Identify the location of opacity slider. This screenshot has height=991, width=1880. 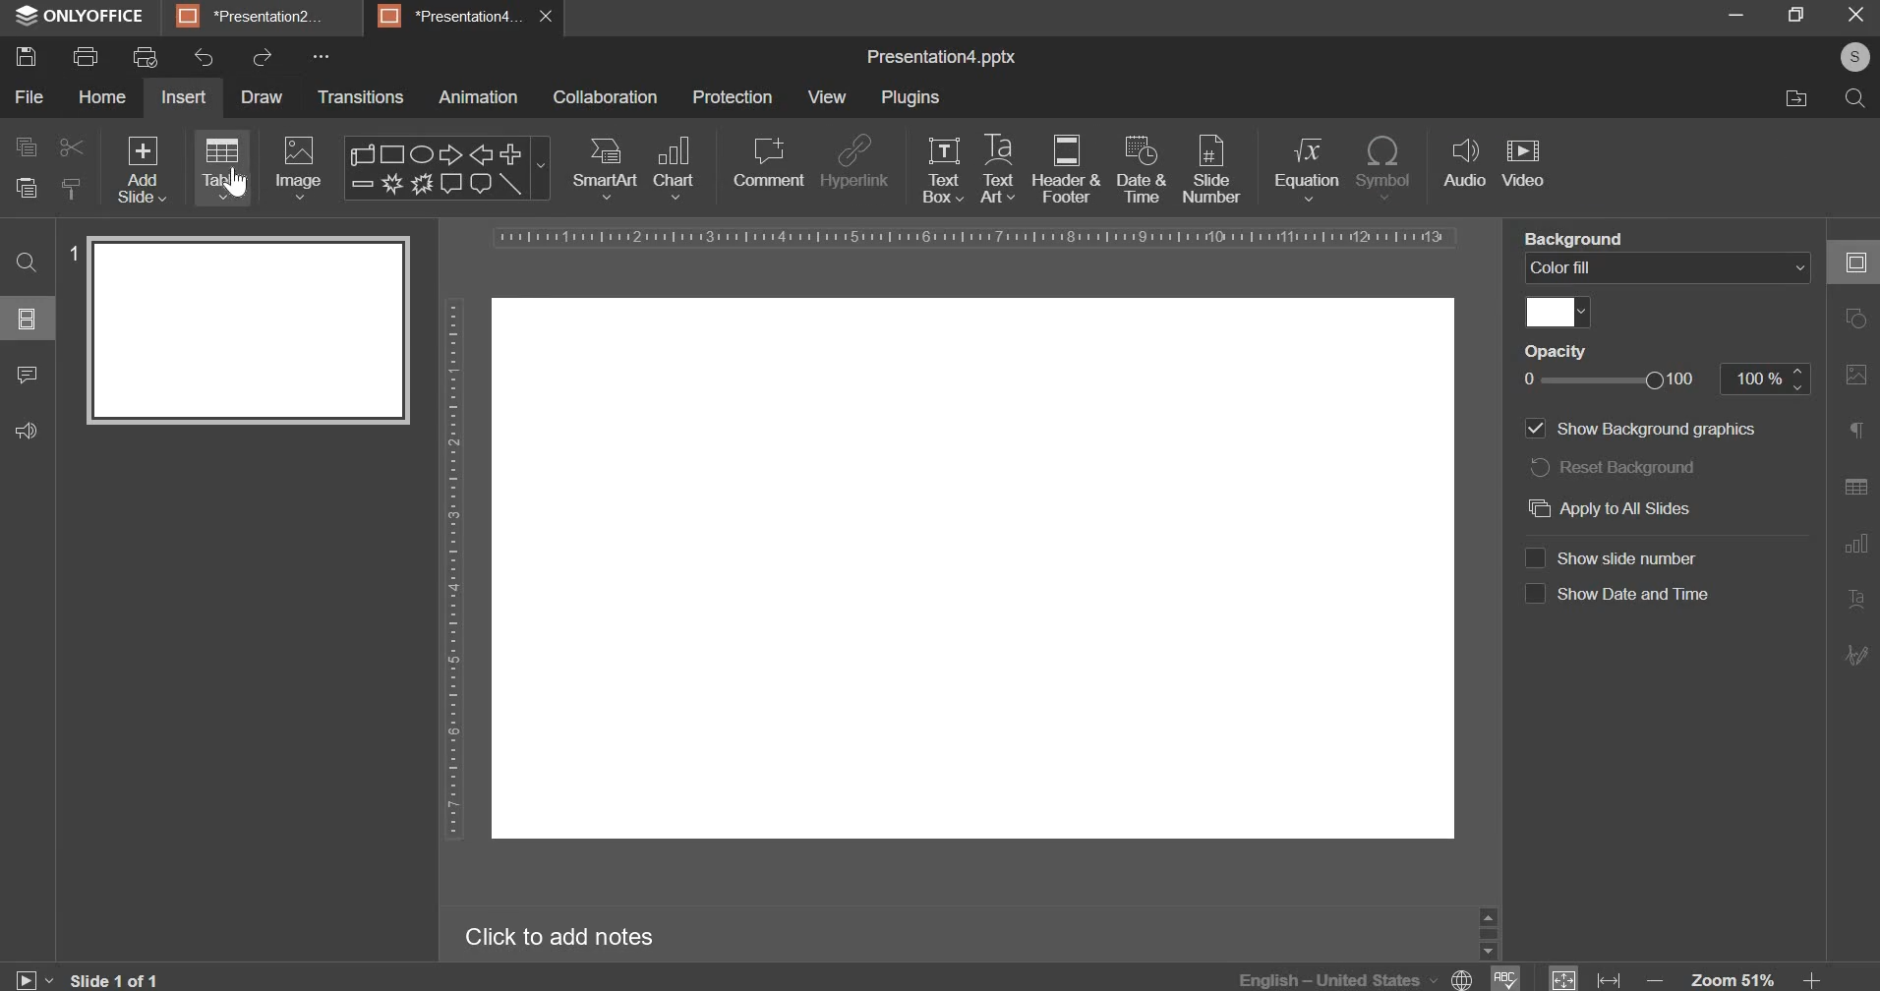
(1607, 380).